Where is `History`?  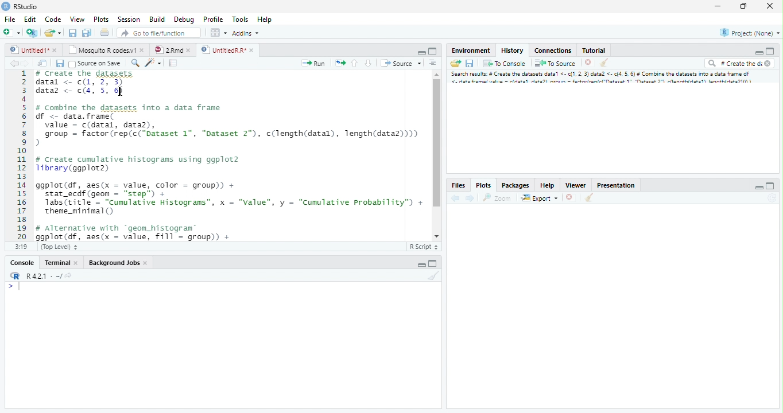
History is located at coordinates (512, 50).